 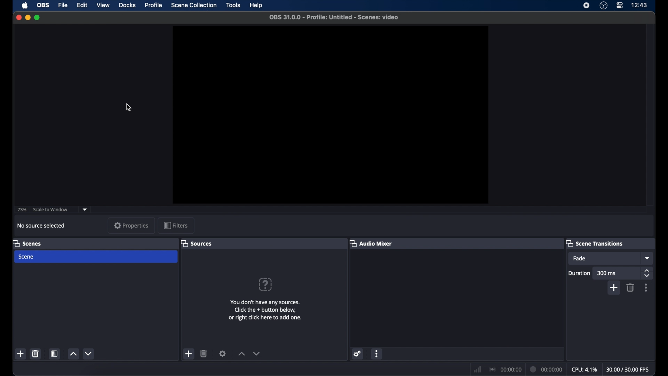 I want to click on scene transitions, so click(x=598, y=243).